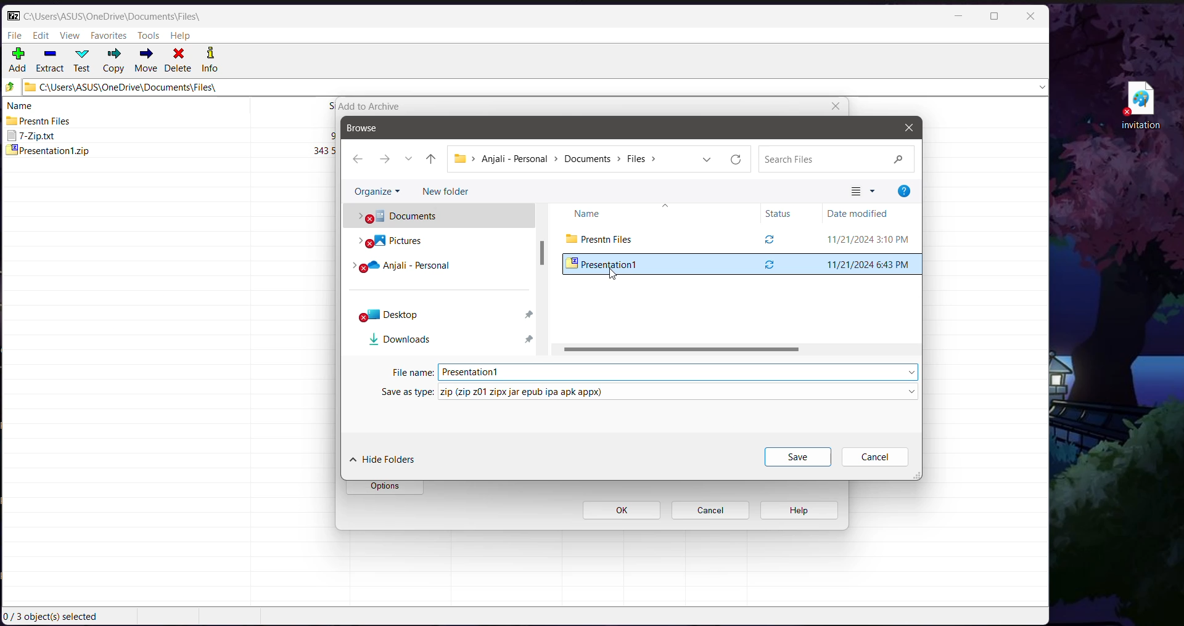  Describe the element at coordinates (55, 617) in the screenshot. I see `Current Selection` at that location.